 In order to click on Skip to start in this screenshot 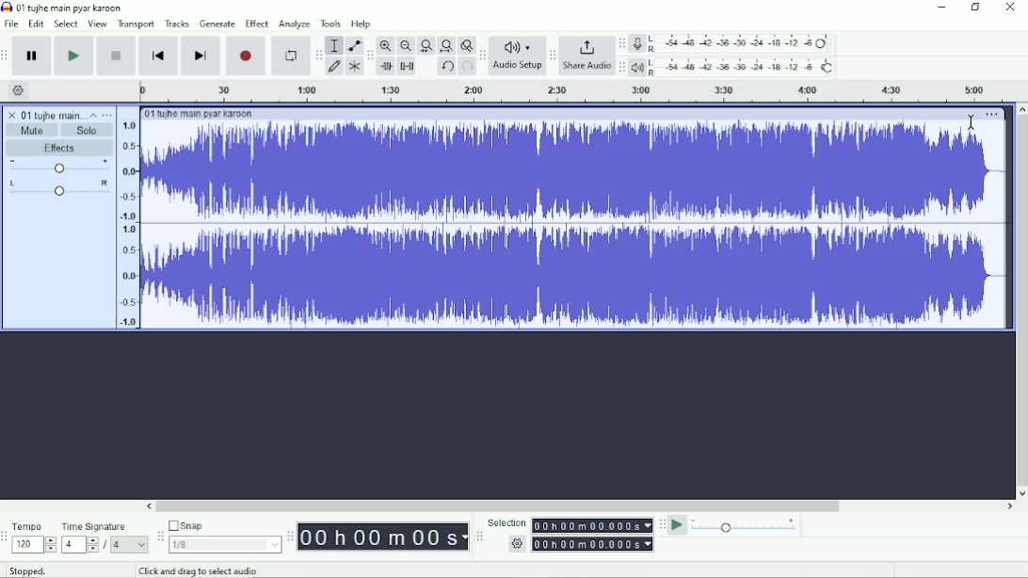, I will do `click(158, 56)`.